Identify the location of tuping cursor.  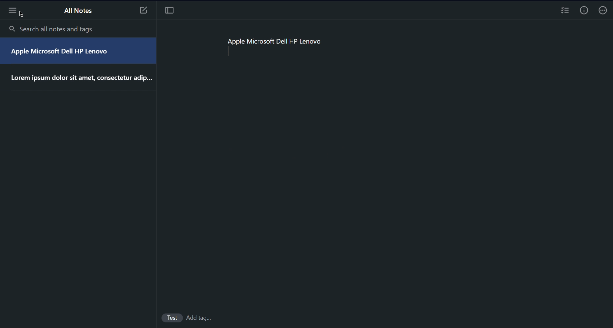
(224, 51).